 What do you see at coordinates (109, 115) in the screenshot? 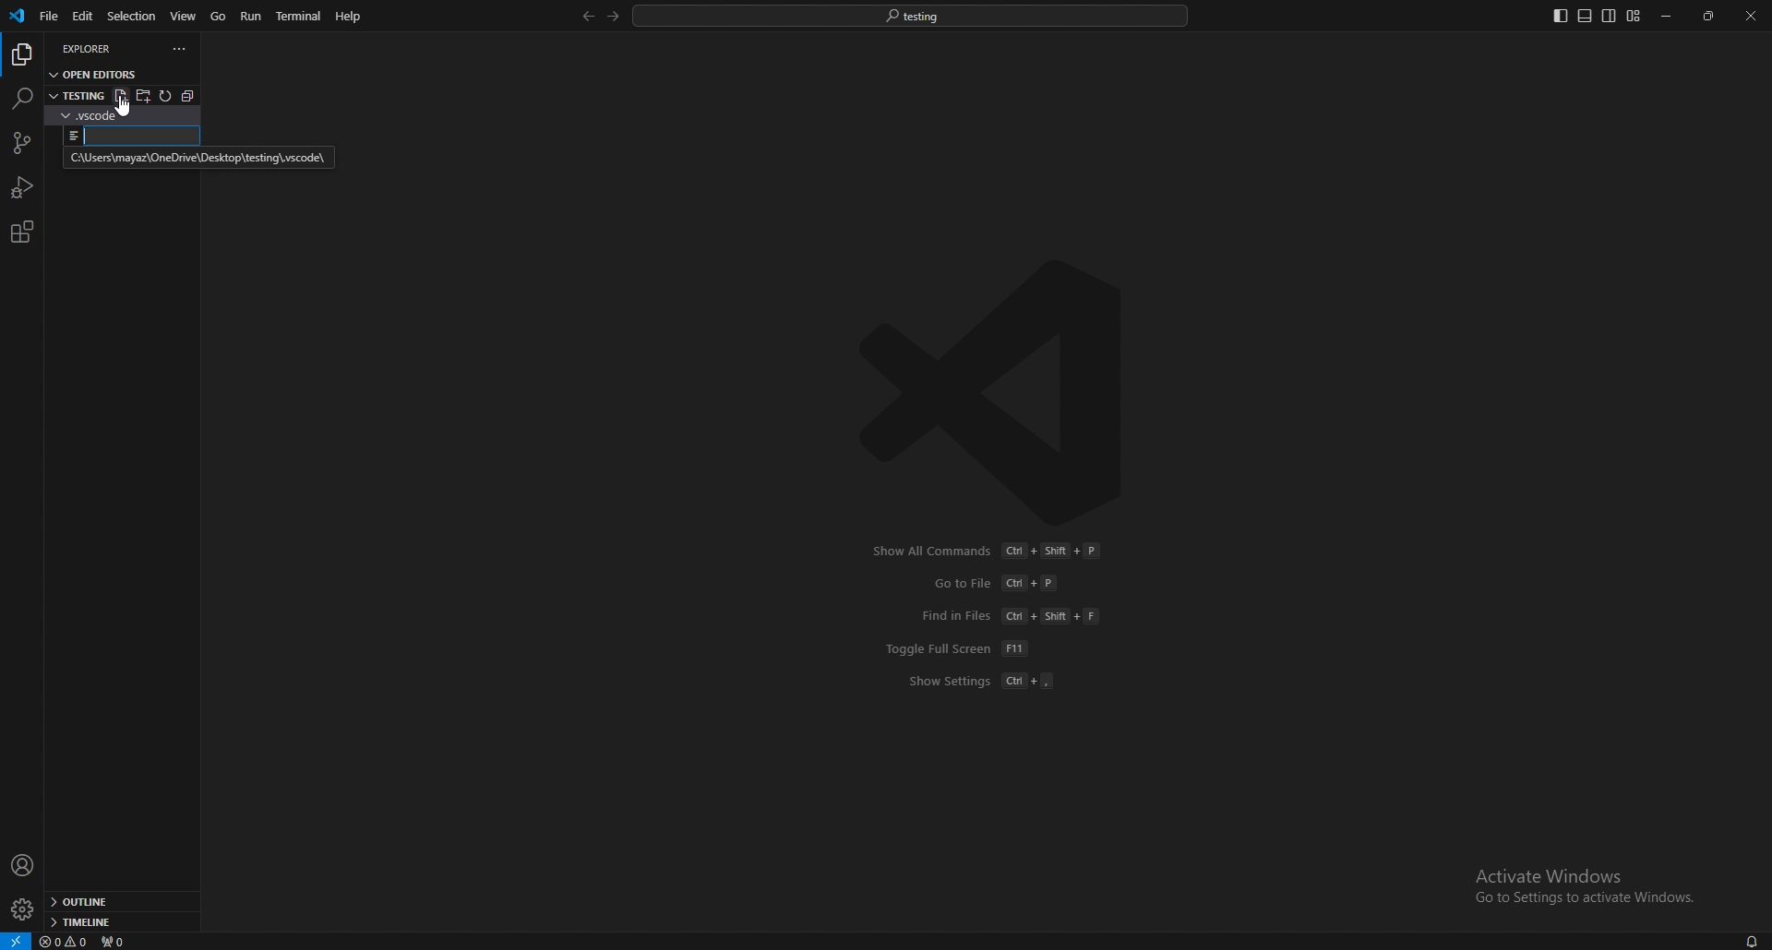
I see `folder name` at bounding box center [109, 115].